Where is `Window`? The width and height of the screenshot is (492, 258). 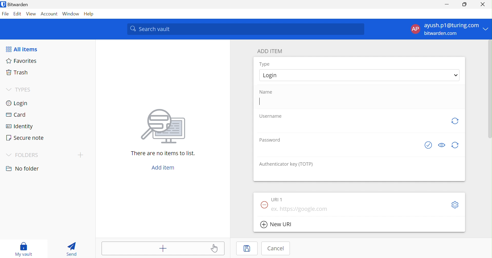
Window is located at coordinates (72, 14).